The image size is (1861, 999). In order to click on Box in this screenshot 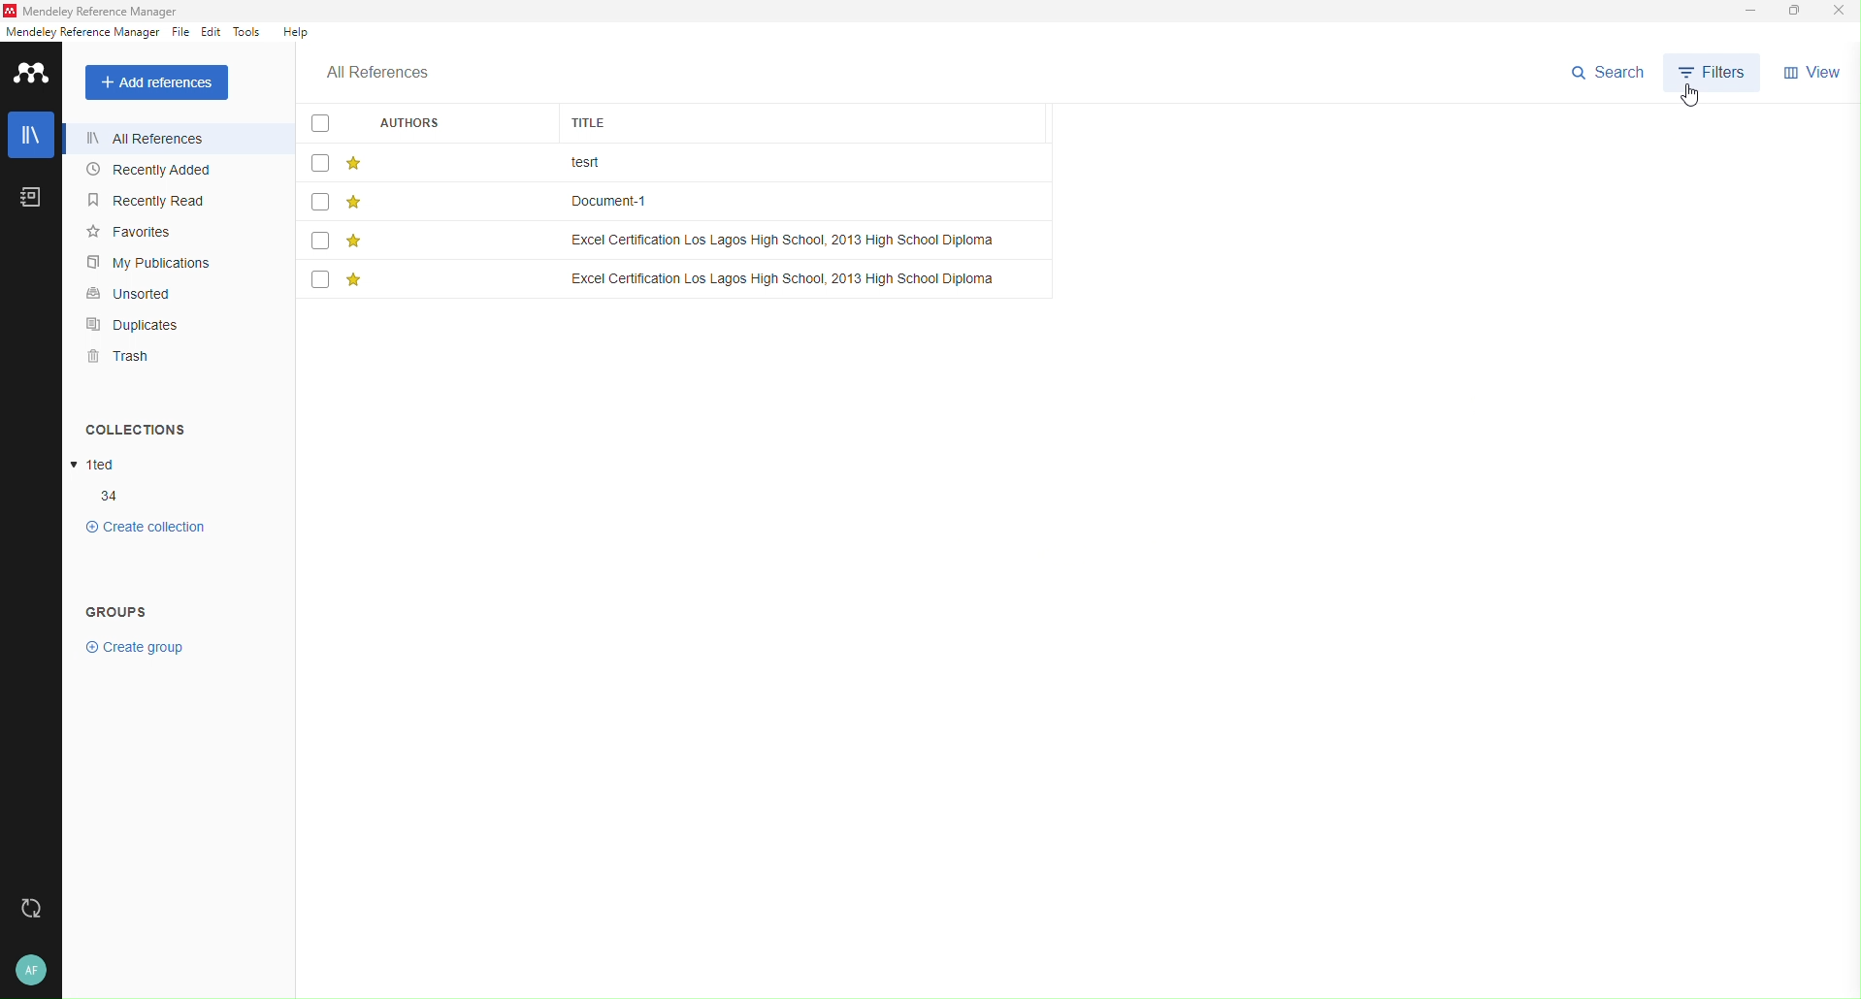, I will do `click(1801, 11)`.